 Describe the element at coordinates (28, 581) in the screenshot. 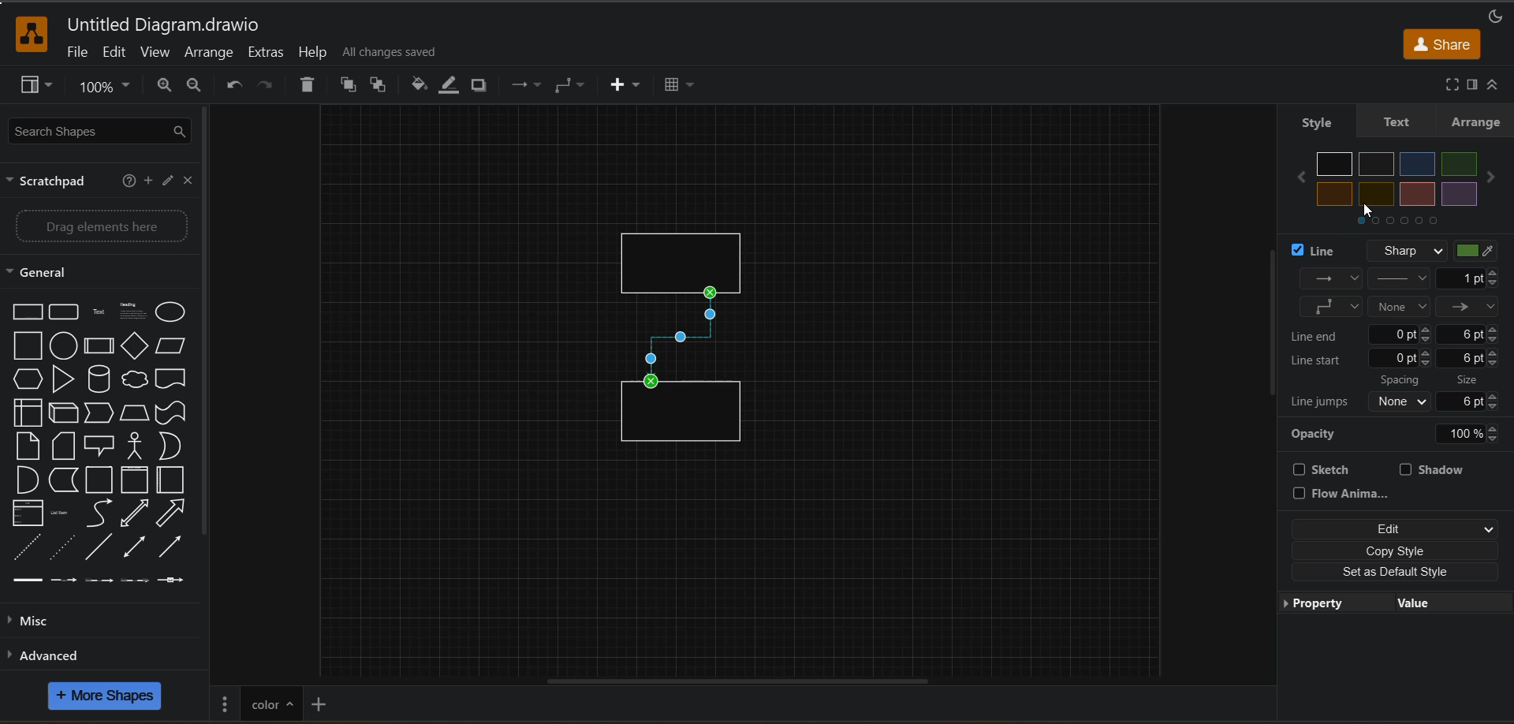

I see `Link` at that location.